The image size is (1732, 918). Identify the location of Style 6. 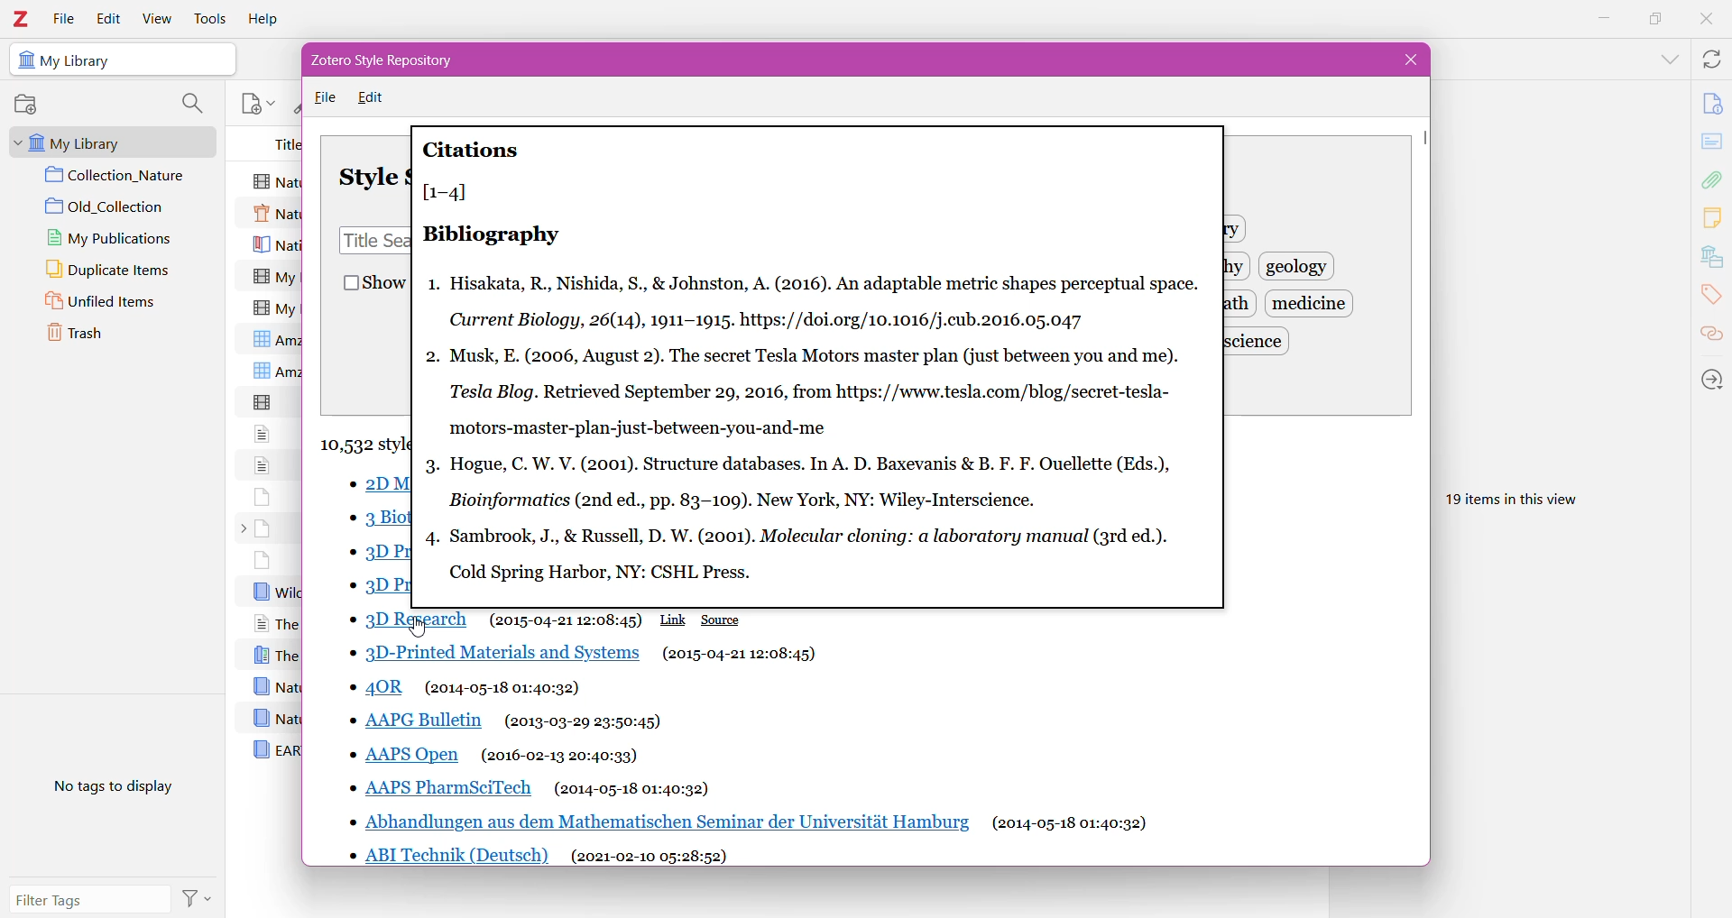
(495, 655).